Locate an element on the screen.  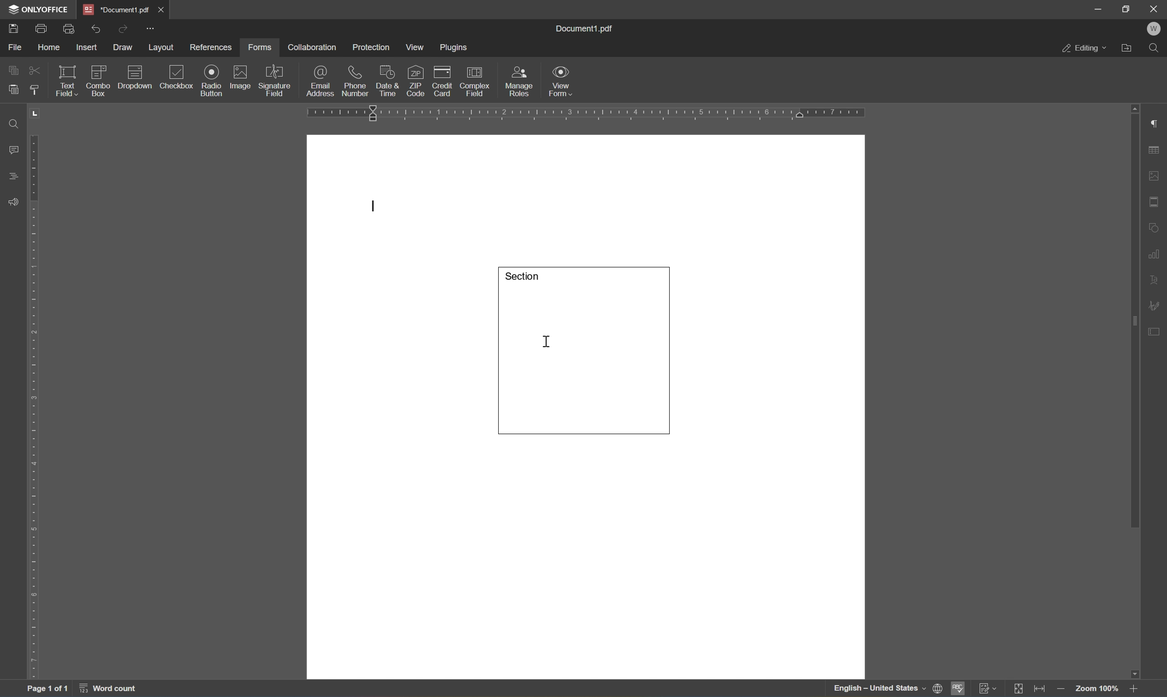
set document language is located at coordinates (885, 689).